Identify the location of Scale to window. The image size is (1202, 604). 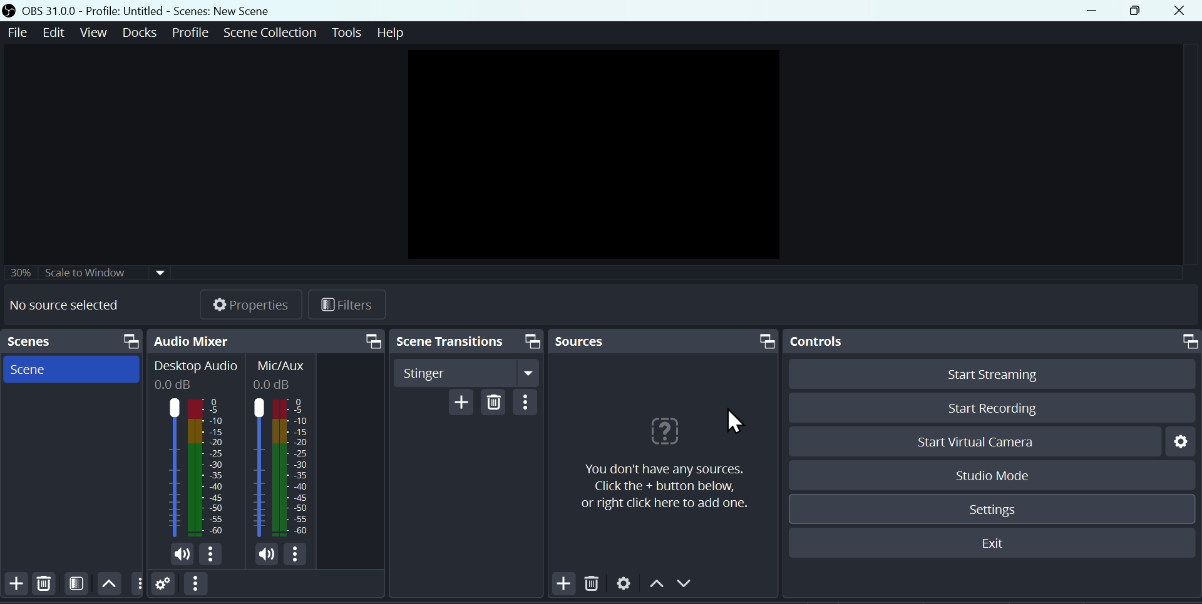
(111, 272).